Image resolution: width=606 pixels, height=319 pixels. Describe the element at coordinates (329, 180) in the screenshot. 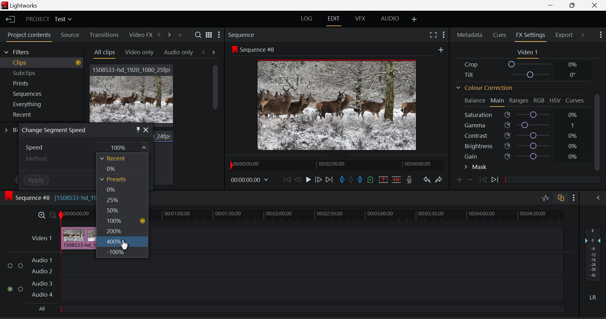

I see `To End` at that location.